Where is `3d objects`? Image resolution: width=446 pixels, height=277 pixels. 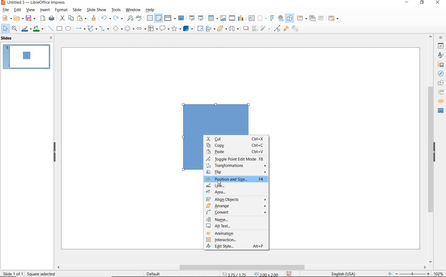 3d objects is located at coordinates (188, 28).